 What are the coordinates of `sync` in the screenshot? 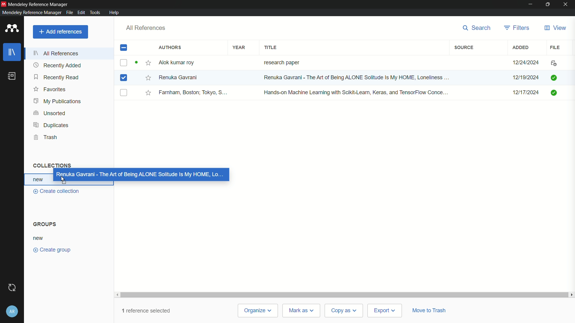 It's located at (12, 287).